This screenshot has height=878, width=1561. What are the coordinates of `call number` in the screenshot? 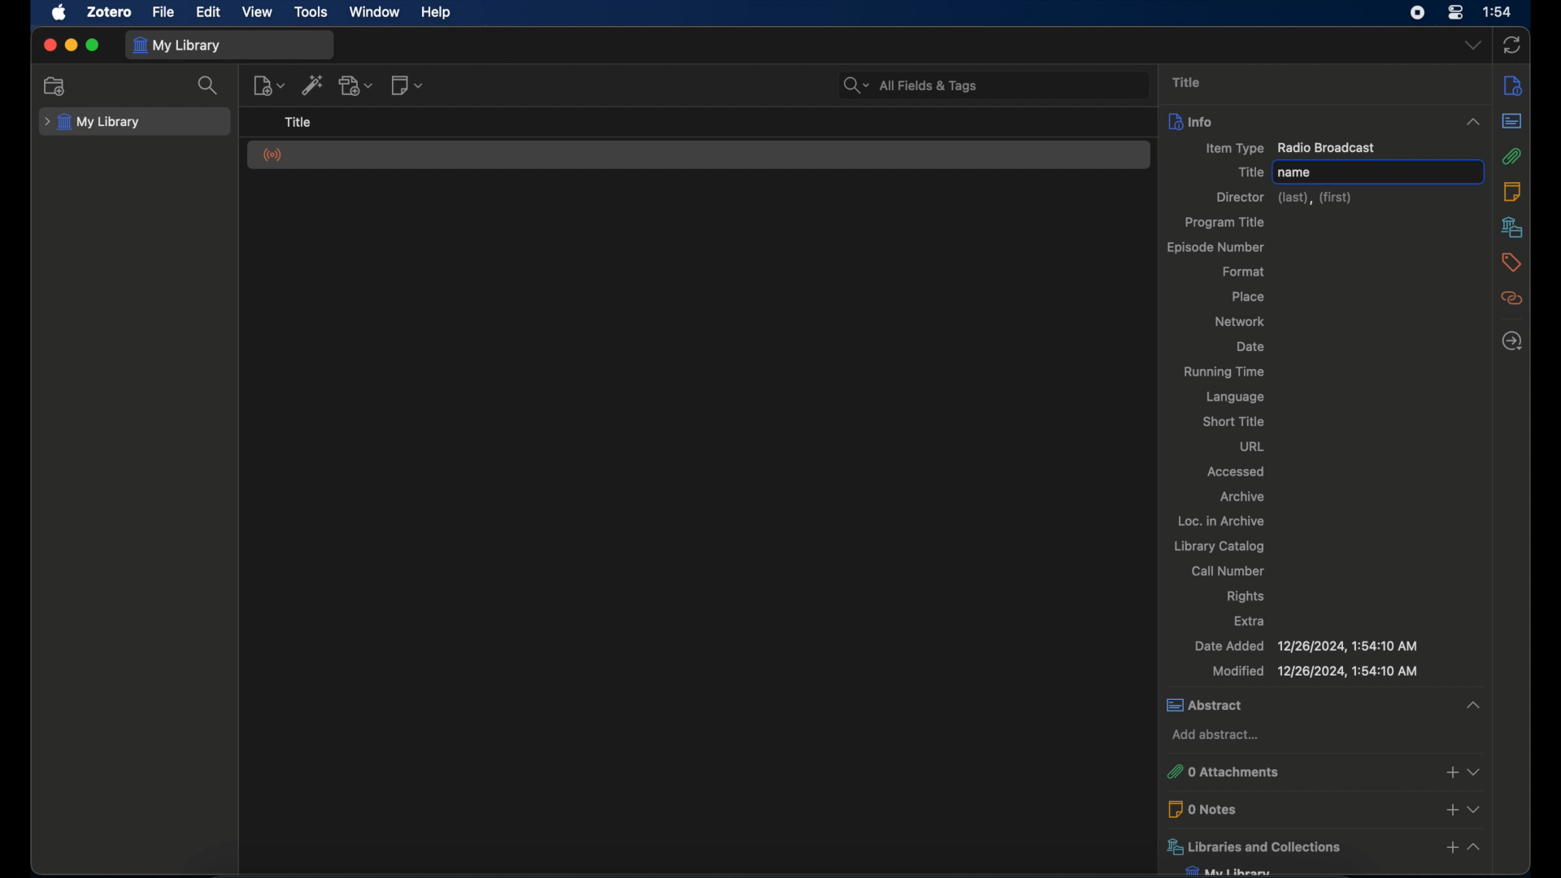 It's located at (1228, 571).